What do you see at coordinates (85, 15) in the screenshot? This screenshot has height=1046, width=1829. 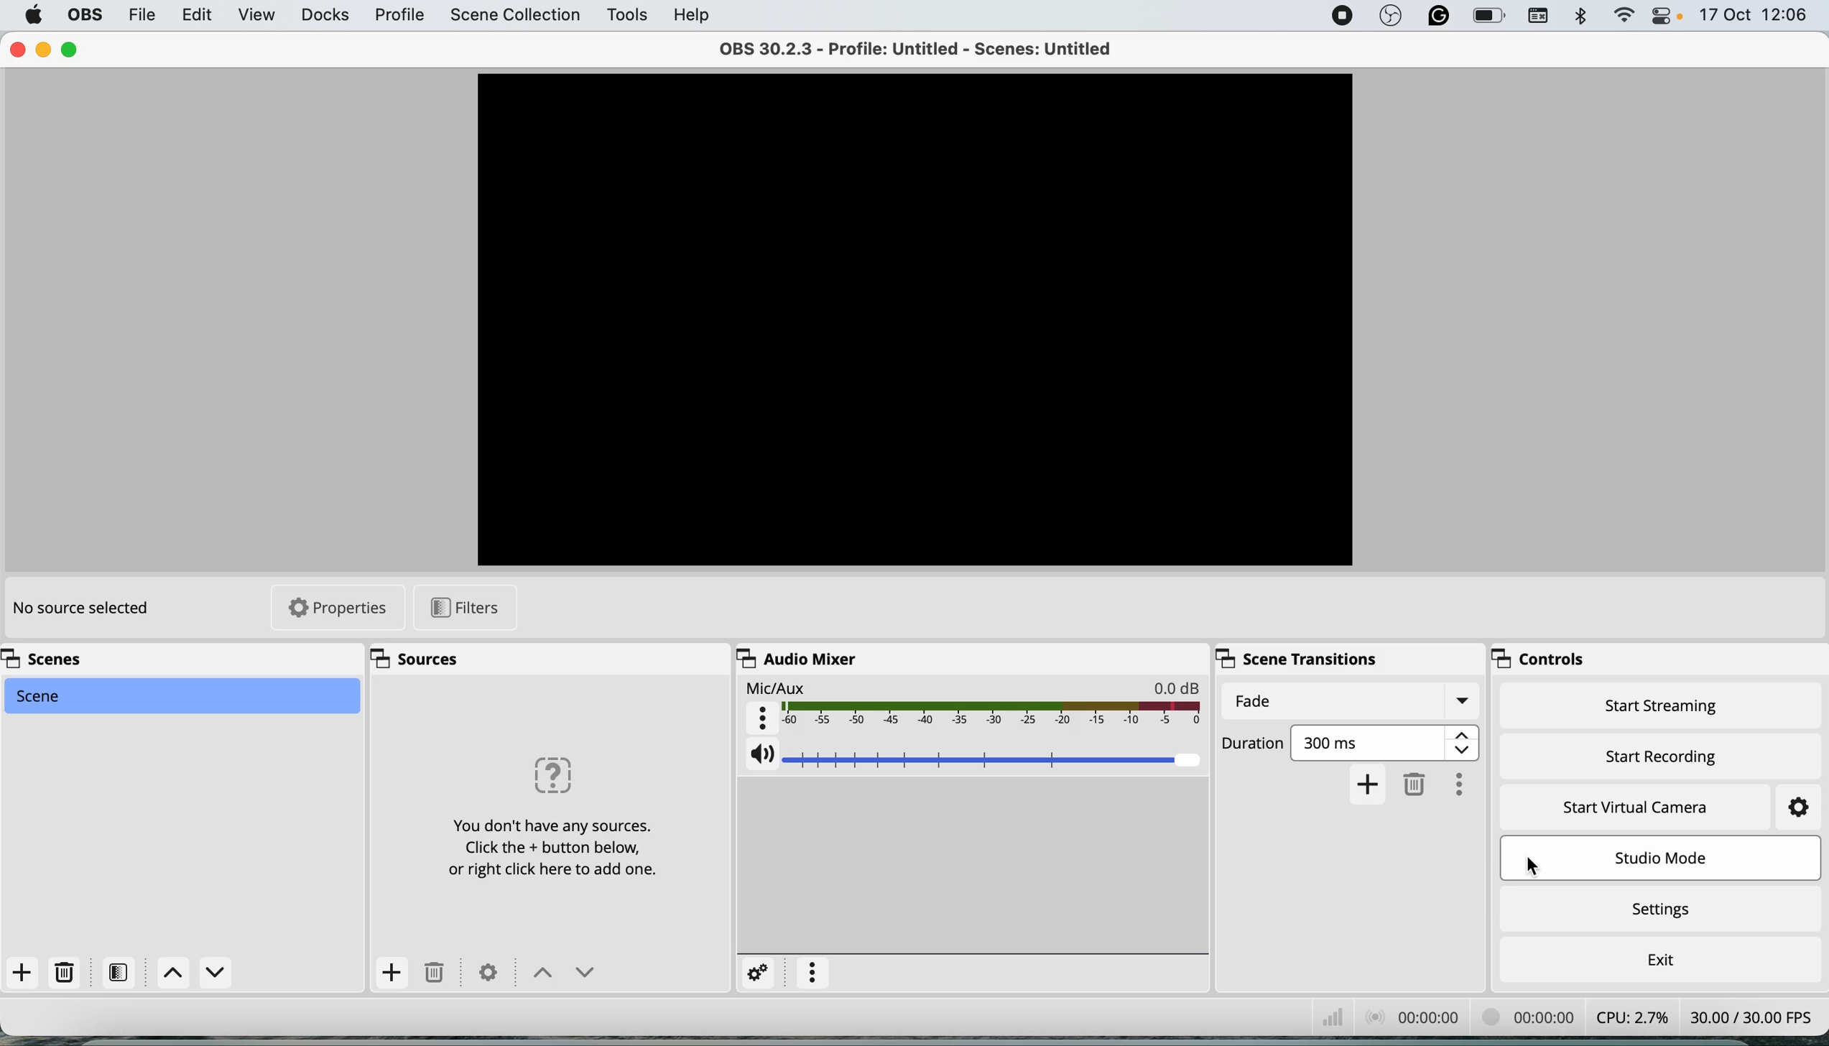 I see `obs` at bounding box center [85, 15].